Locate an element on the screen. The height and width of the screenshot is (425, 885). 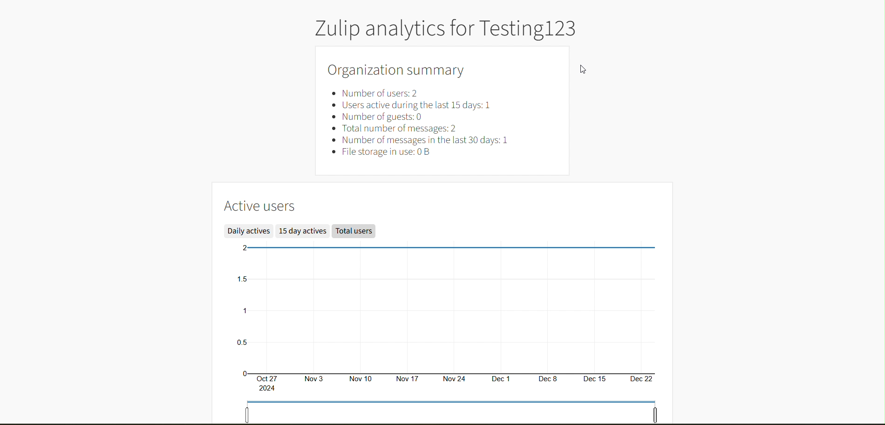
15 day actives is located at coordinates (303, 231).